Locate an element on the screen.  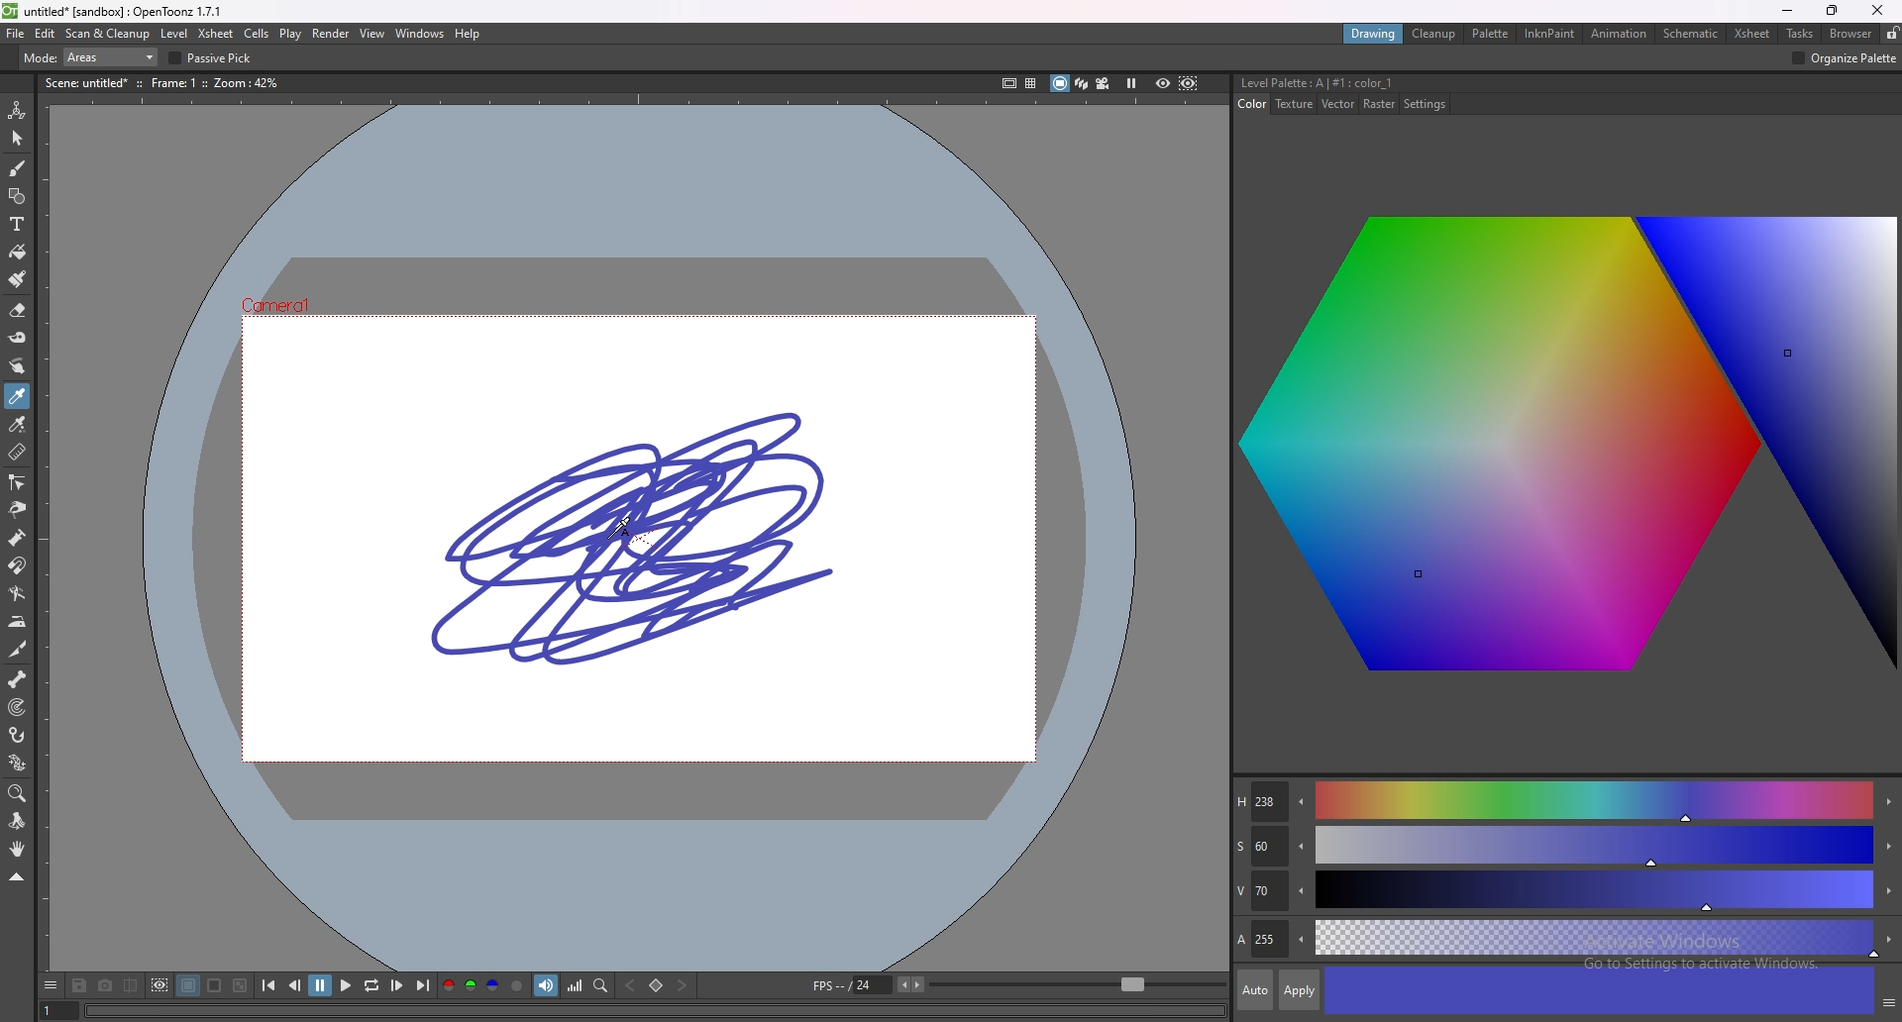
preview is located at coordinates (1163, 82).